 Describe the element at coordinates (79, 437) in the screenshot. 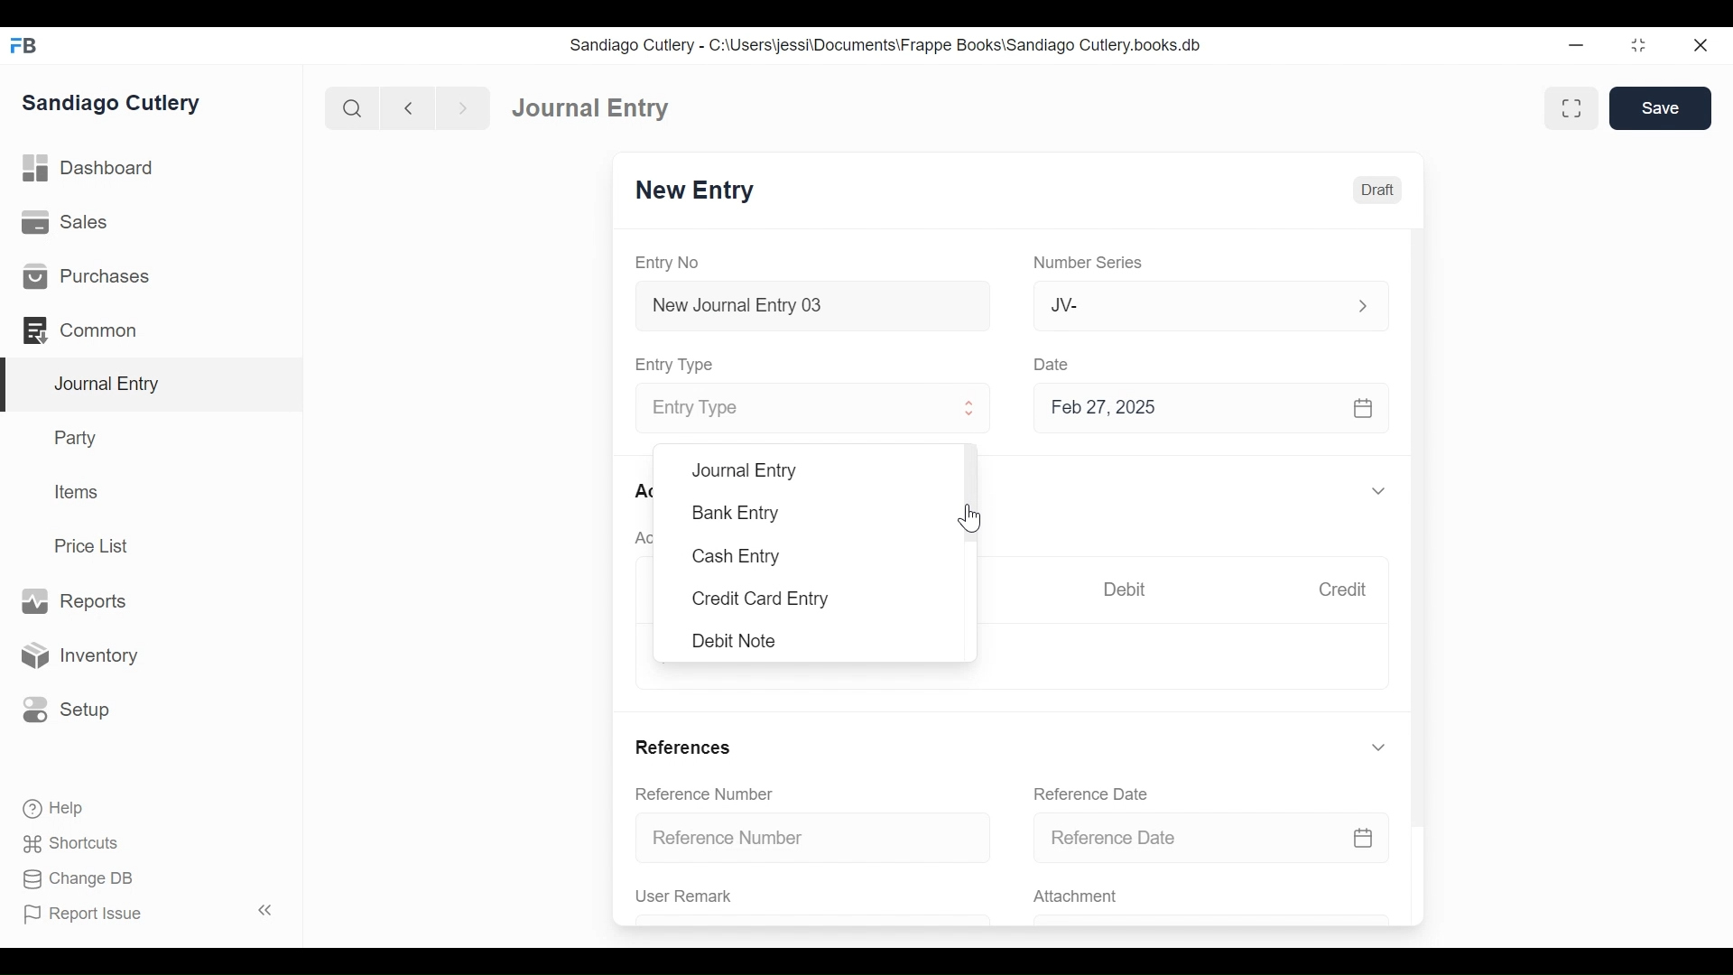

I see `Party` at that location.